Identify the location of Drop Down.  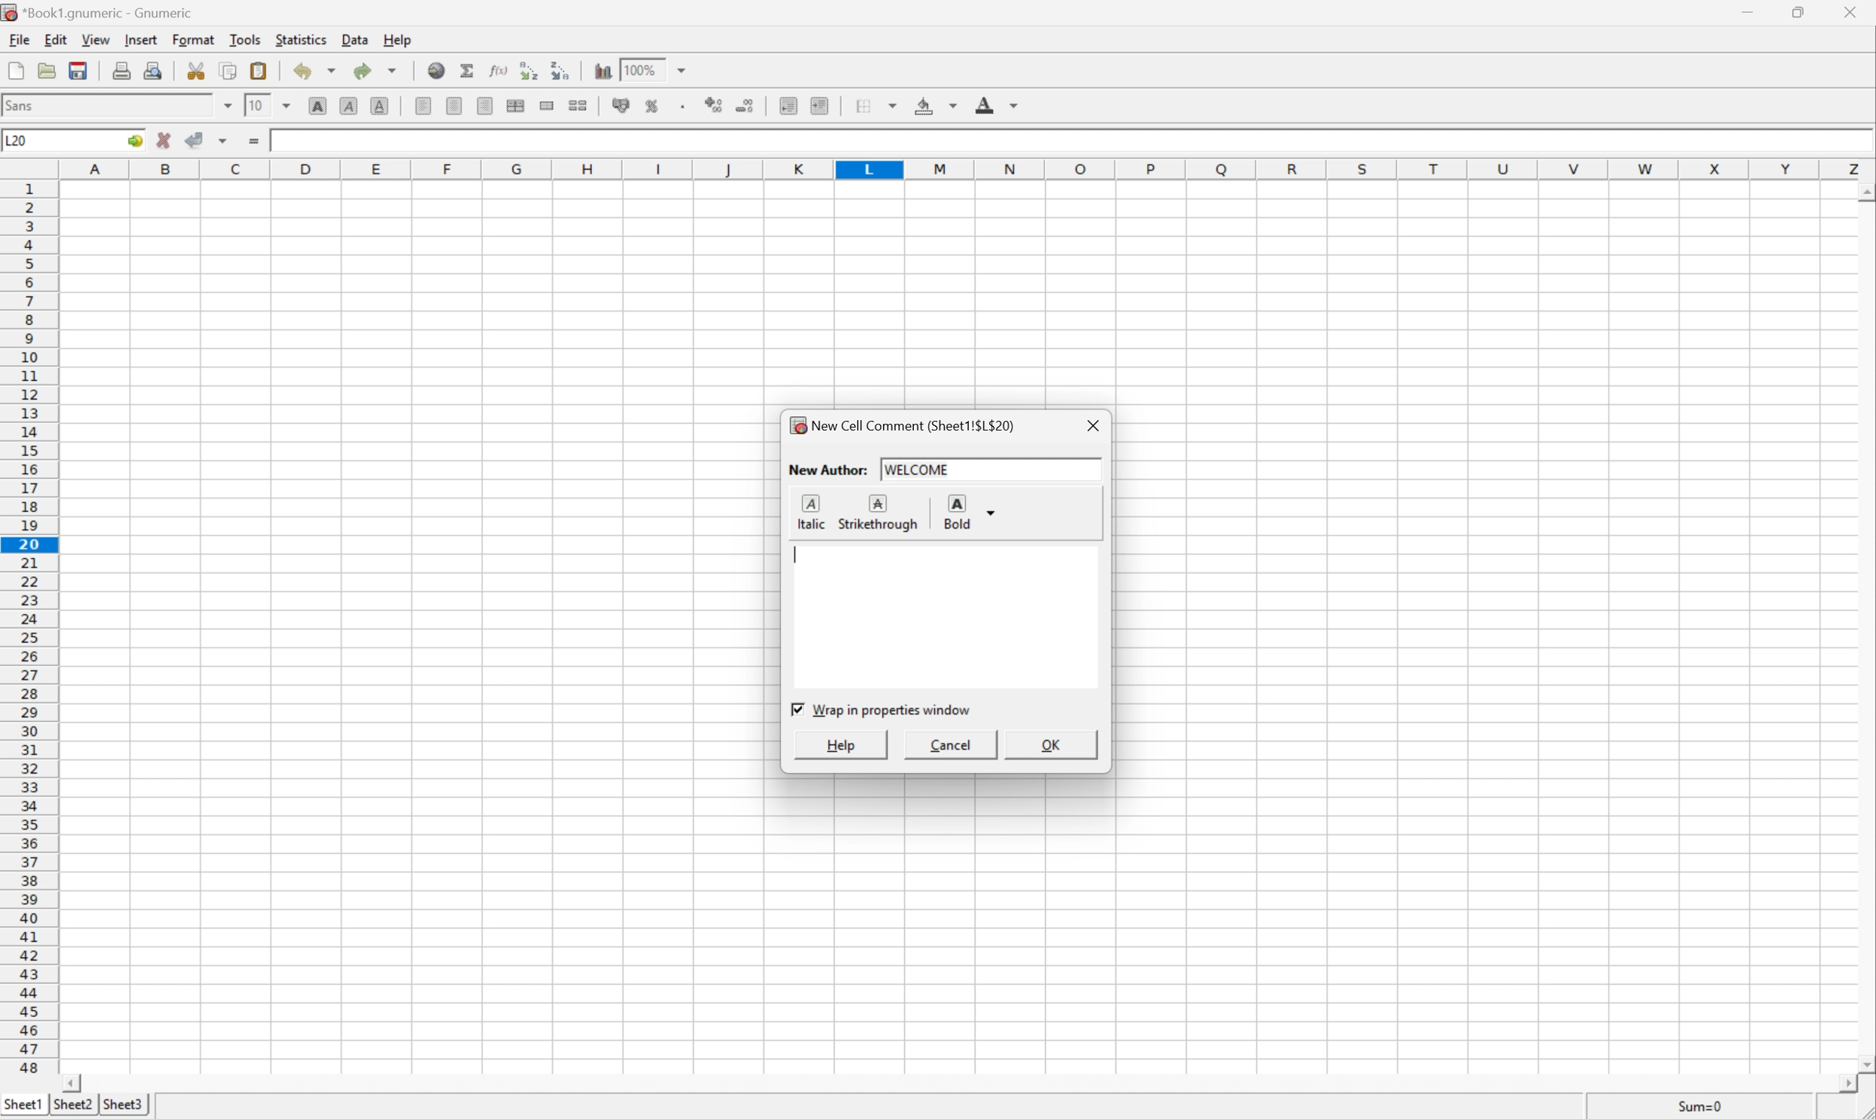
(993, 511).